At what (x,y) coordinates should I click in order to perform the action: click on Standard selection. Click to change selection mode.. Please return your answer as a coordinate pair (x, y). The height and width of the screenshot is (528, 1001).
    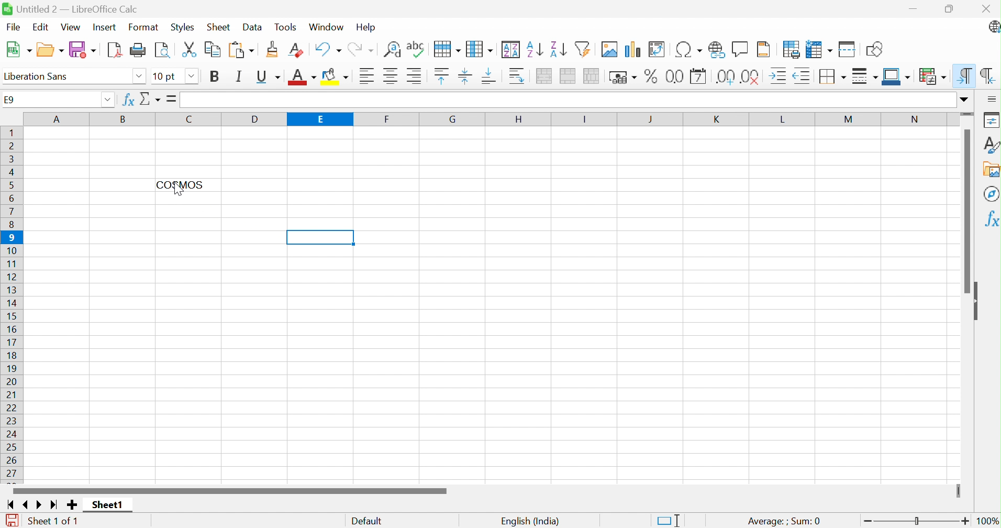
    Looking at the image, I should click on (670, 520).